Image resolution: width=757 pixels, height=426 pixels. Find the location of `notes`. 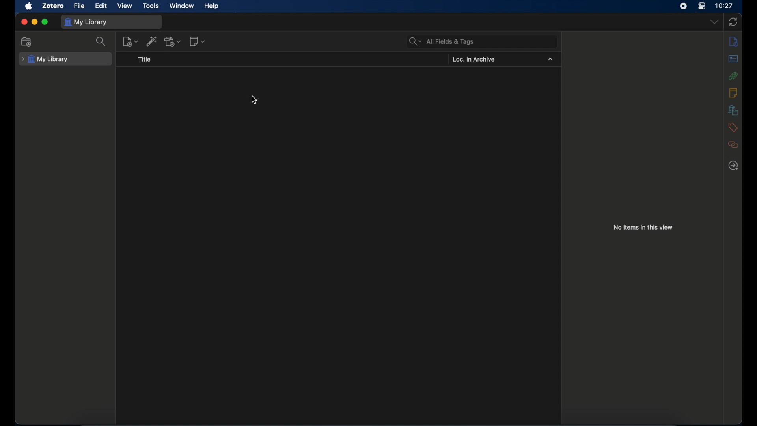

notes is located at coordinates (733, 93).